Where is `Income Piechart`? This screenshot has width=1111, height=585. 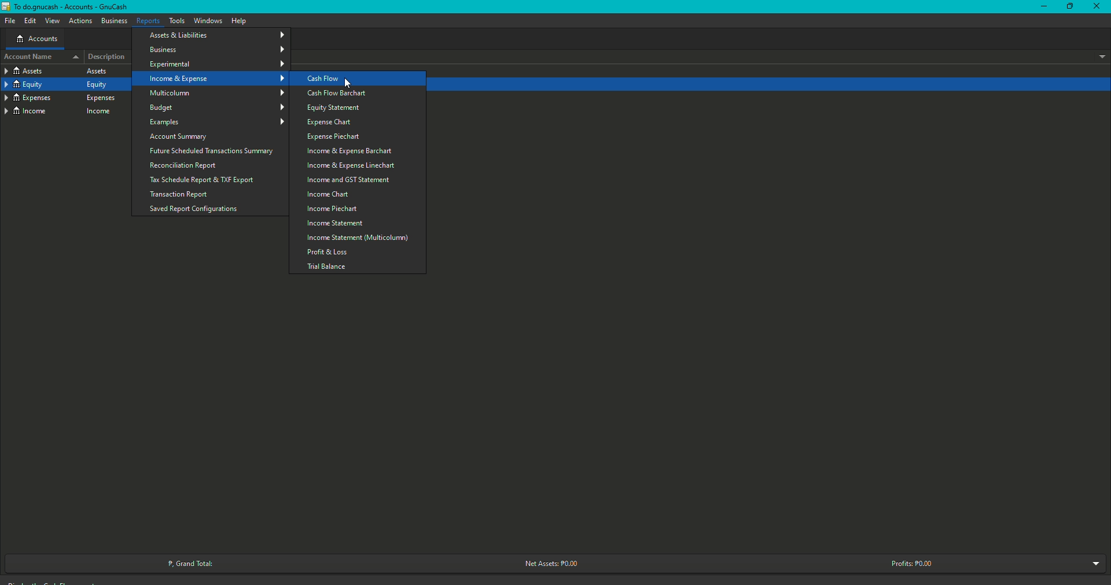 Income Piechart is located at coordinates (334, 209).